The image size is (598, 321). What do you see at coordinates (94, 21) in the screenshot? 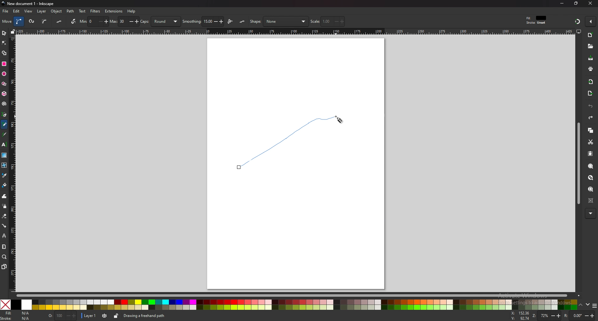
I see `min` at bounding box center [94, 21].